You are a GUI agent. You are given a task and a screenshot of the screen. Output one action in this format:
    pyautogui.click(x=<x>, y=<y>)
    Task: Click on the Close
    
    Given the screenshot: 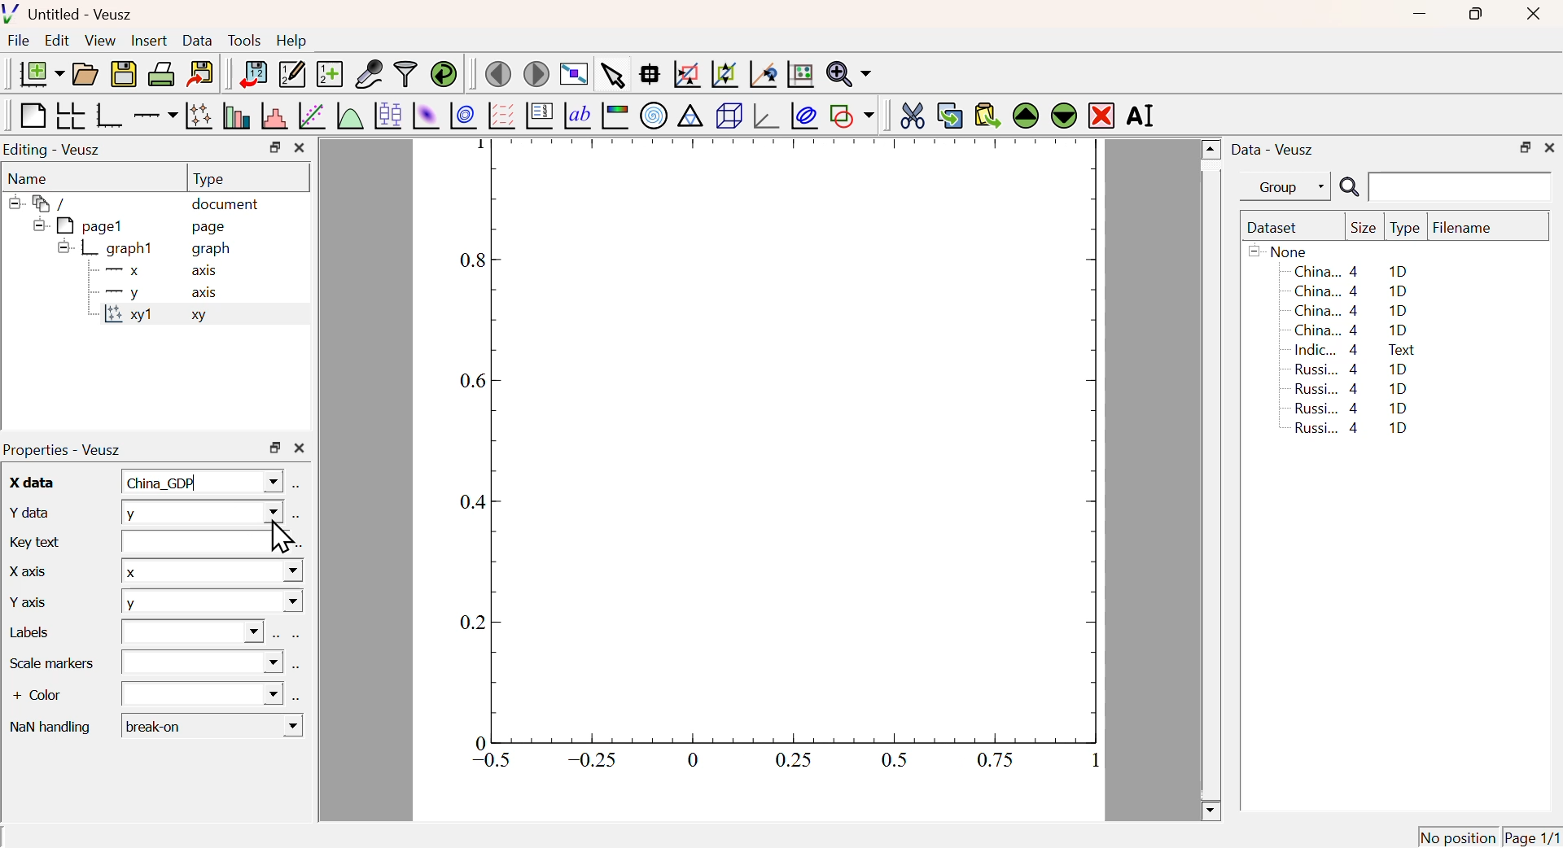 What is the action you would take?
    pyautogui.click(x=1530, y=15)
    